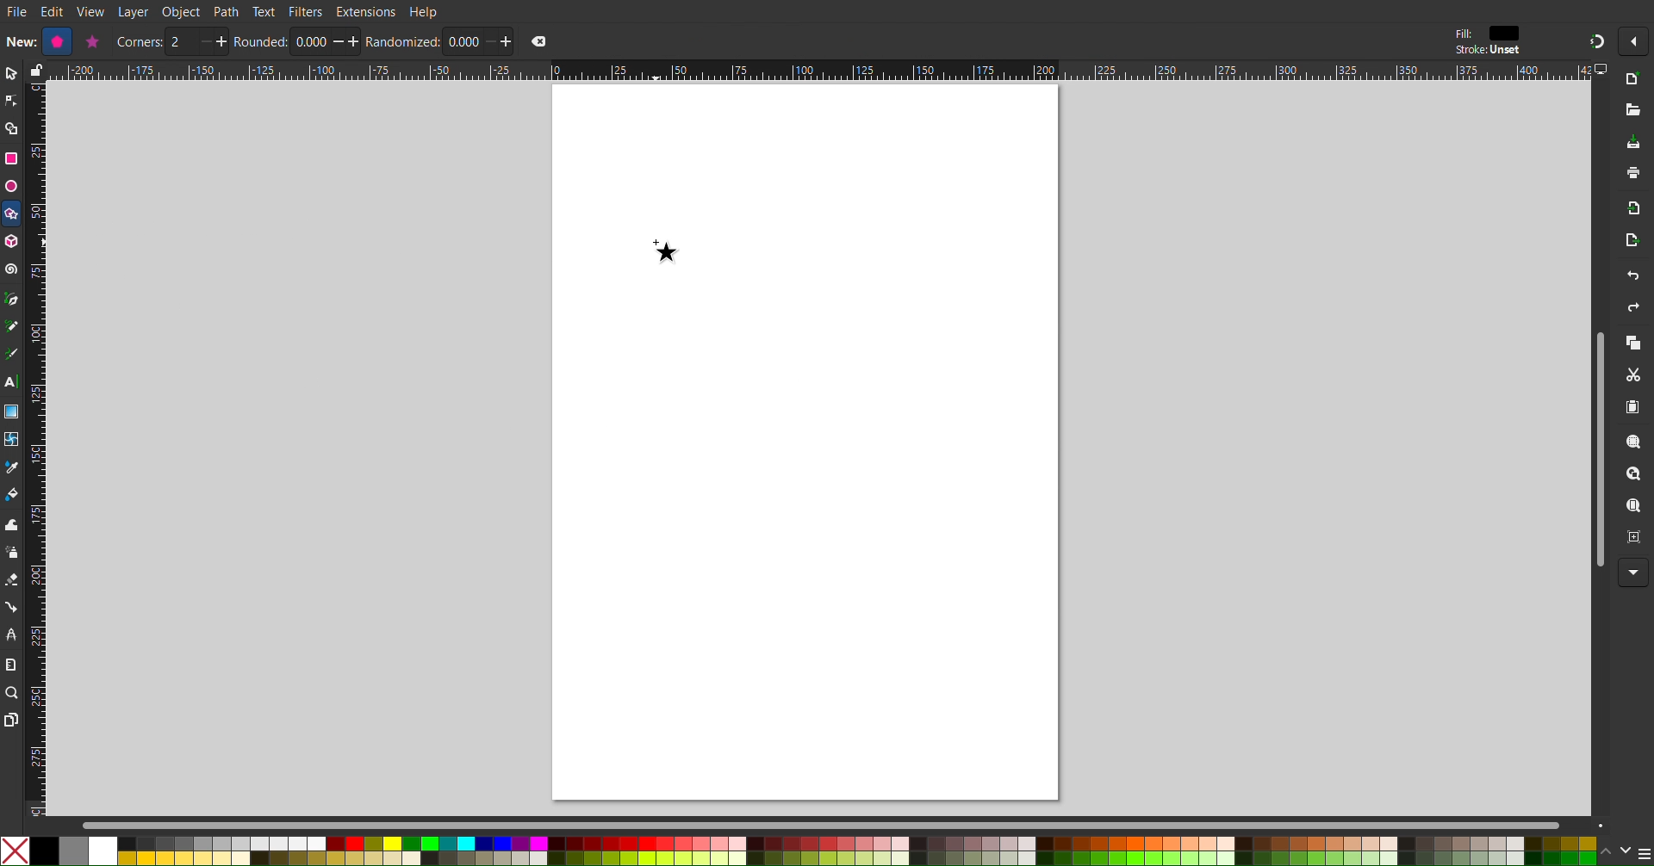 This screenshot has height=866, width=1654. Describe the element at coordinates (1634, 111) in the screenshot. I see `Open` at that location.